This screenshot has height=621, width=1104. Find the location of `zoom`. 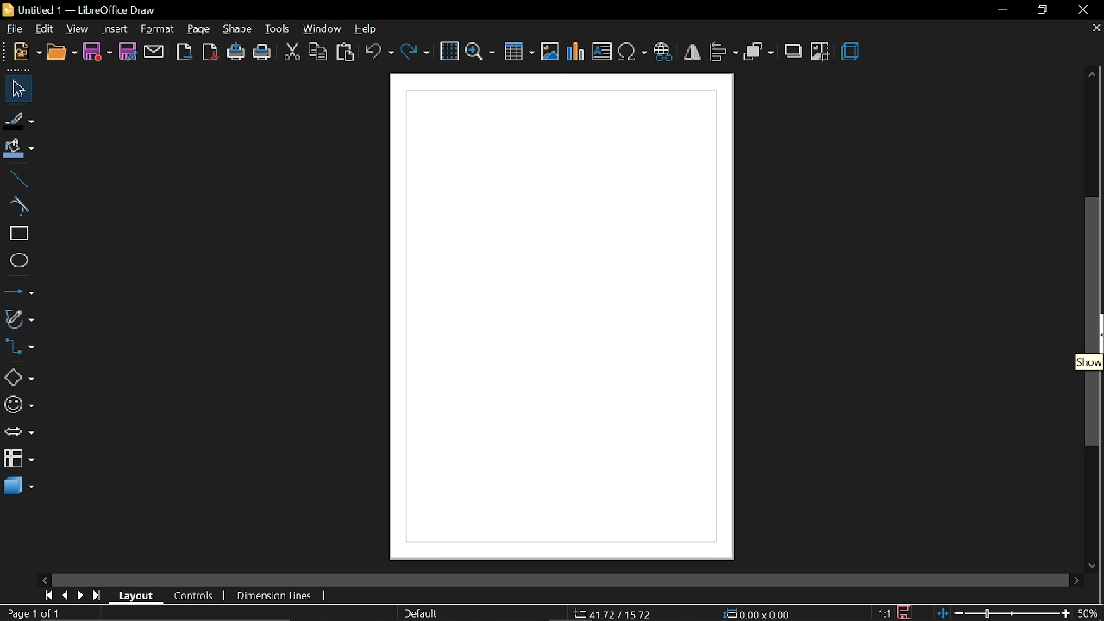

zoom is located at coordinates (480, 51).